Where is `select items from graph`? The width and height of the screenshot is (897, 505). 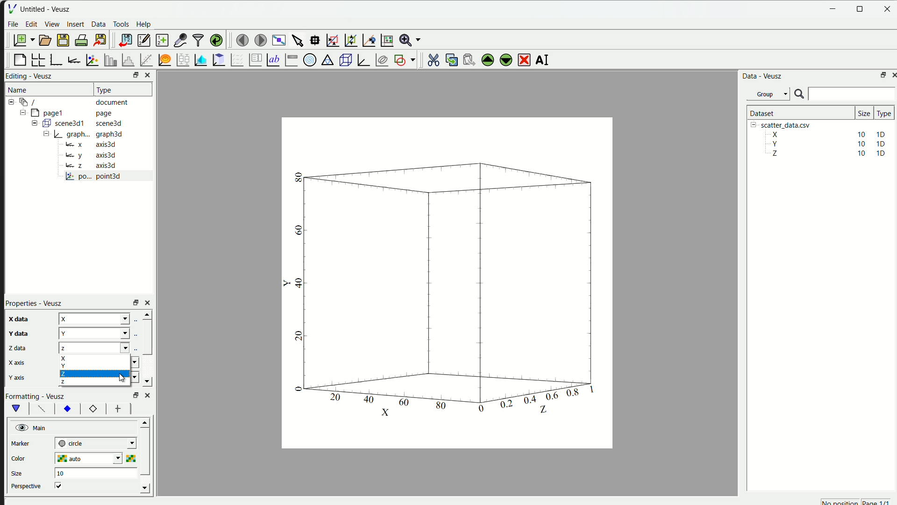 select items from graph is located at coordinates (297, 39).